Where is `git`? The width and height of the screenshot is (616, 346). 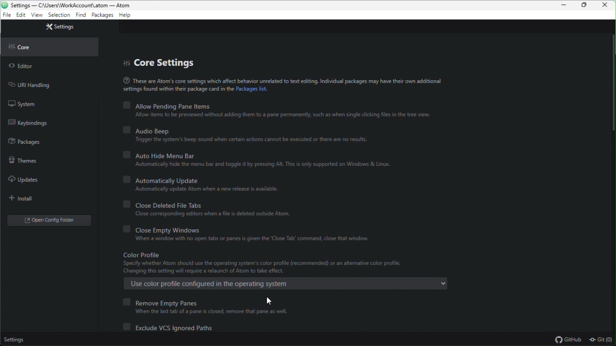 git is located at coordinates (603, 340).